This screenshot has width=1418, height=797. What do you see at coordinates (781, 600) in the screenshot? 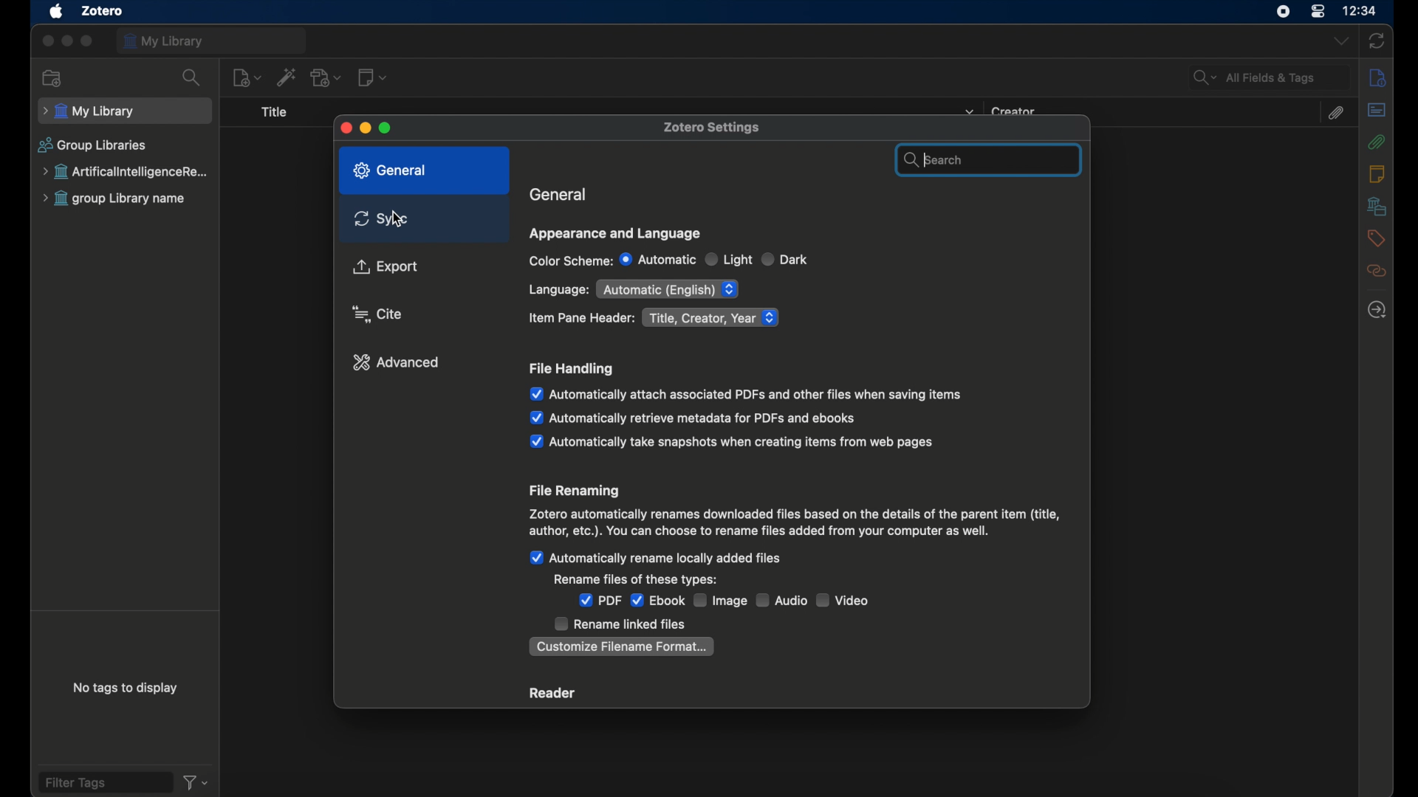
I see `audio checkbox` at bounding box center [781, 600].